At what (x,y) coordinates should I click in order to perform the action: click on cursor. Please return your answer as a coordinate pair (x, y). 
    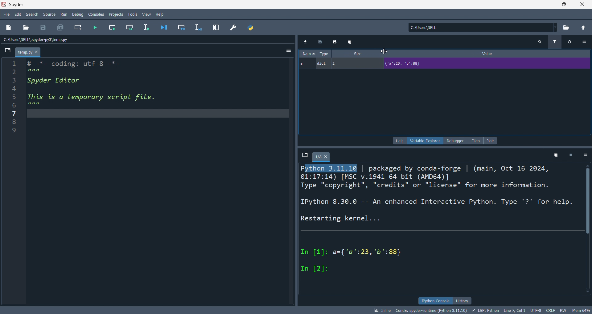
    Looking at the image, I should click on (384, 51).